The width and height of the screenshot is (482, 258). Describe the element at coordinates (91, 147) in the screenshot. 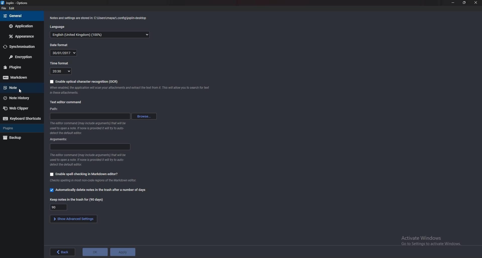

I see `arguments` at that location.